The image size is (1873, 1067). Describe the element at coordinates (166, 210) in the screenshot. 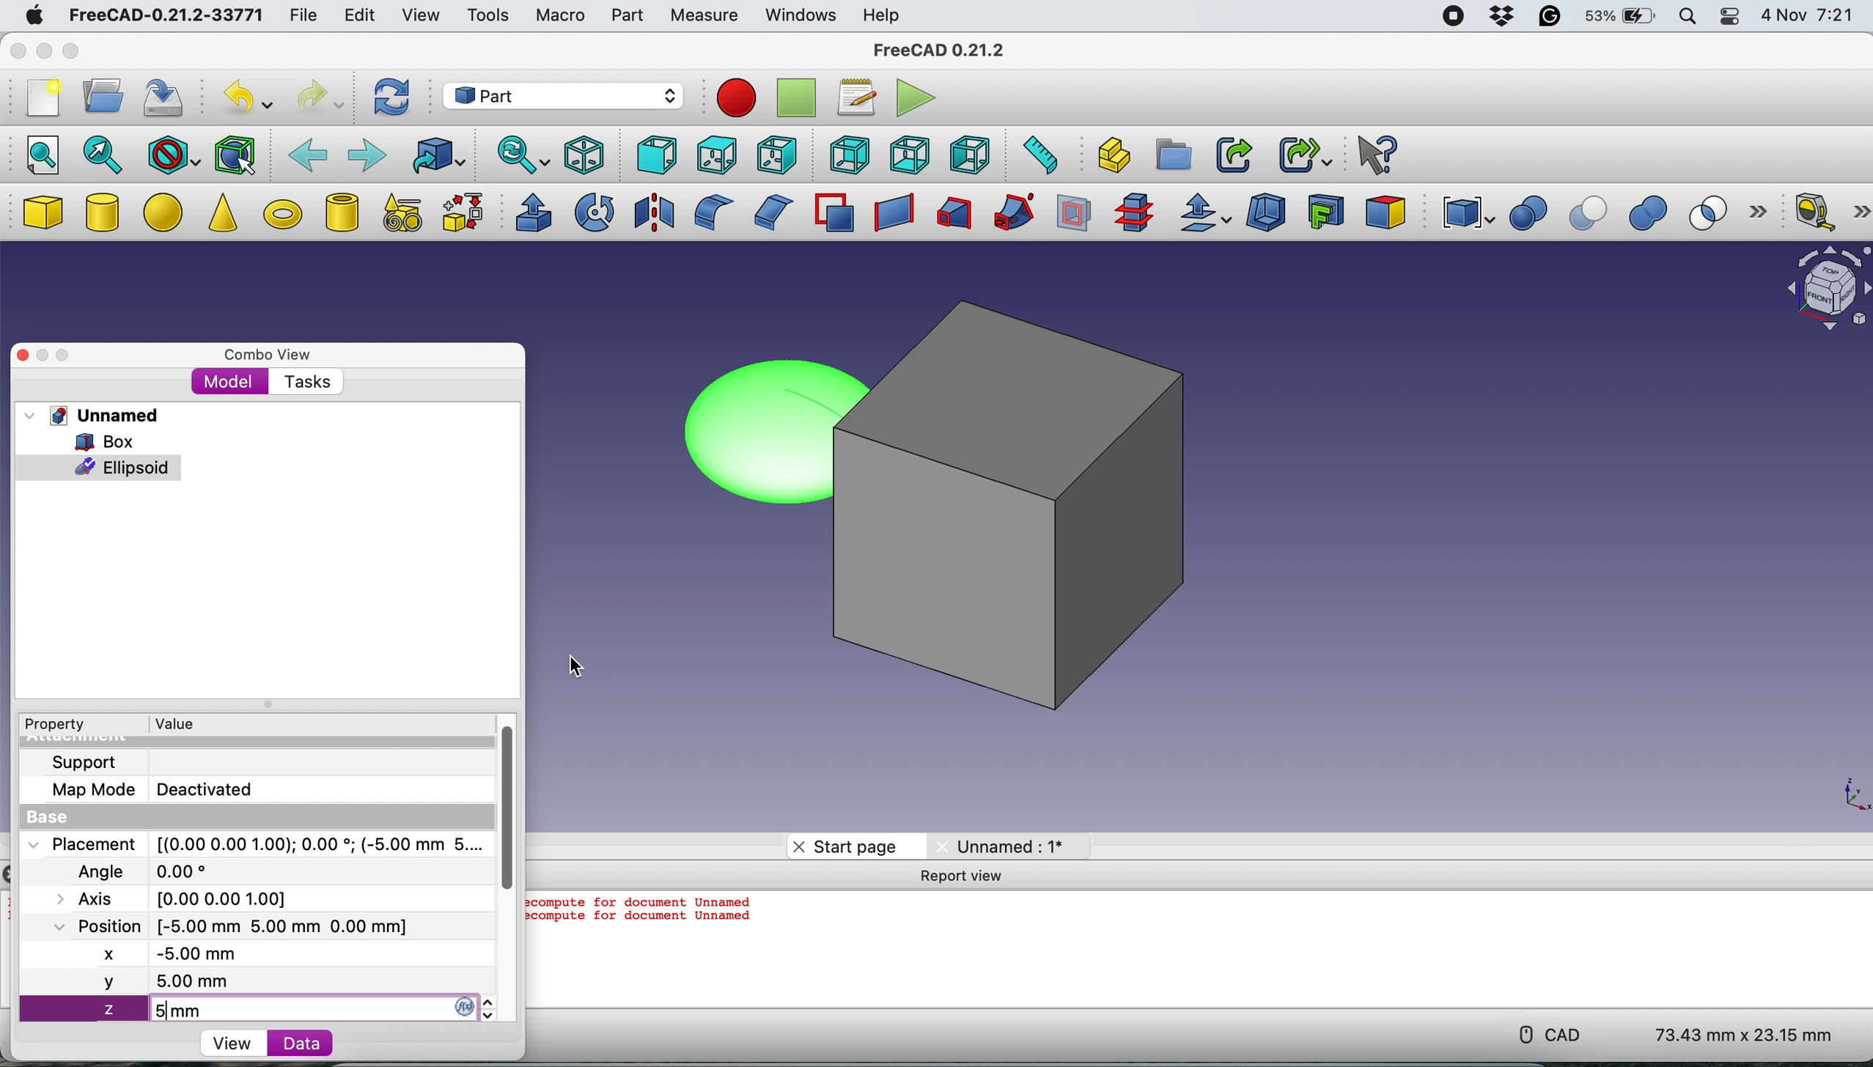

I see `ellipse` at that location.